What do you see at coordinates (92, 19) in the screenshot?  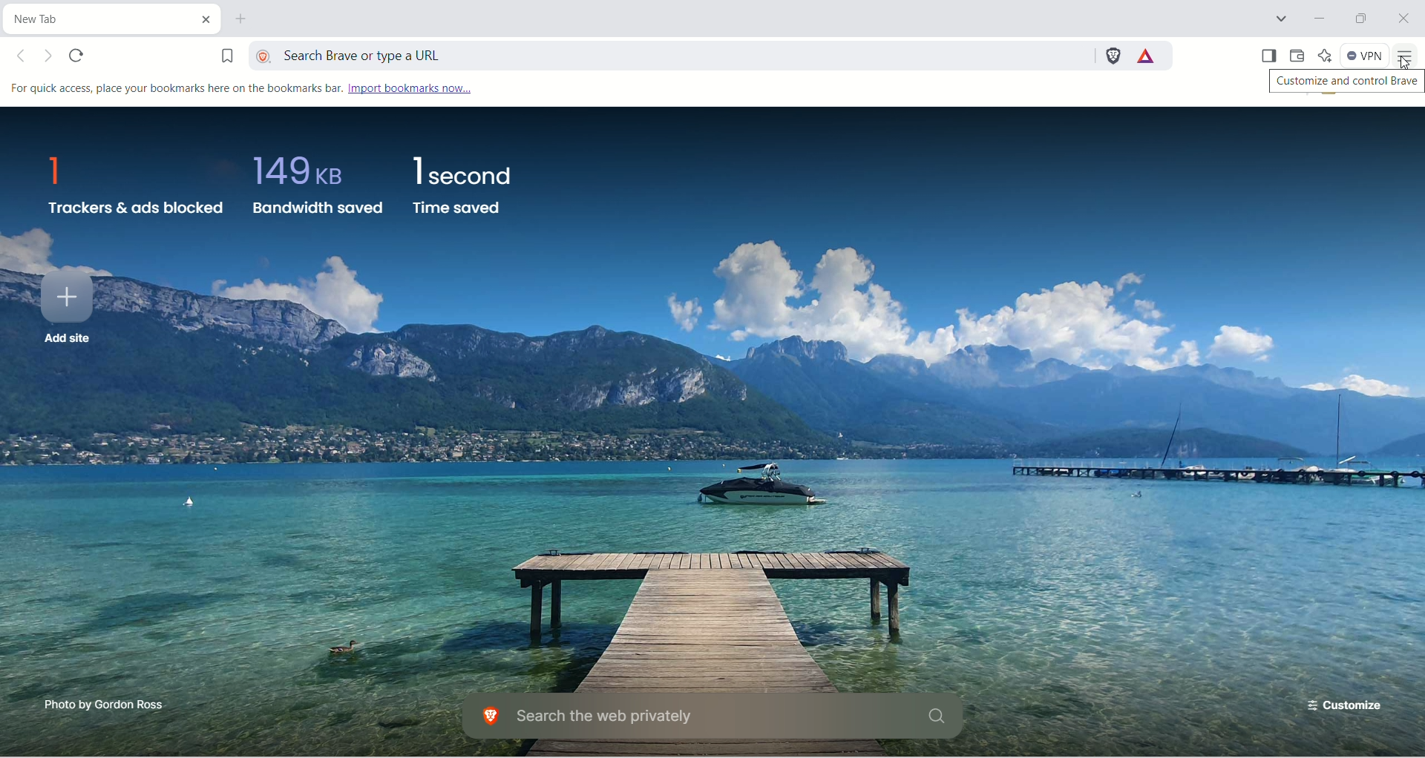 I see `current tab` at bounding box center [92, 19].